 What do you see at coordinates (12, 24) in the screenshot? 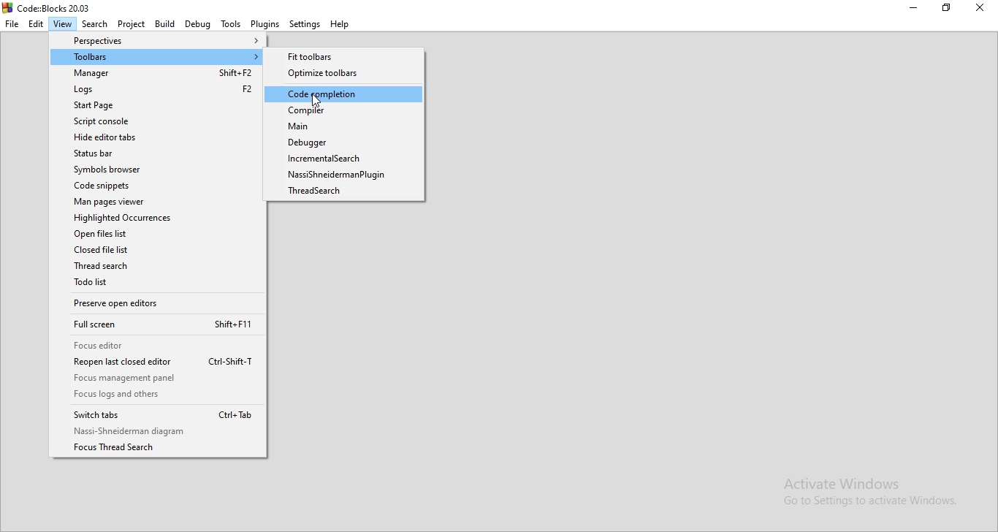
I see `File` at bounding box center [12, 24].